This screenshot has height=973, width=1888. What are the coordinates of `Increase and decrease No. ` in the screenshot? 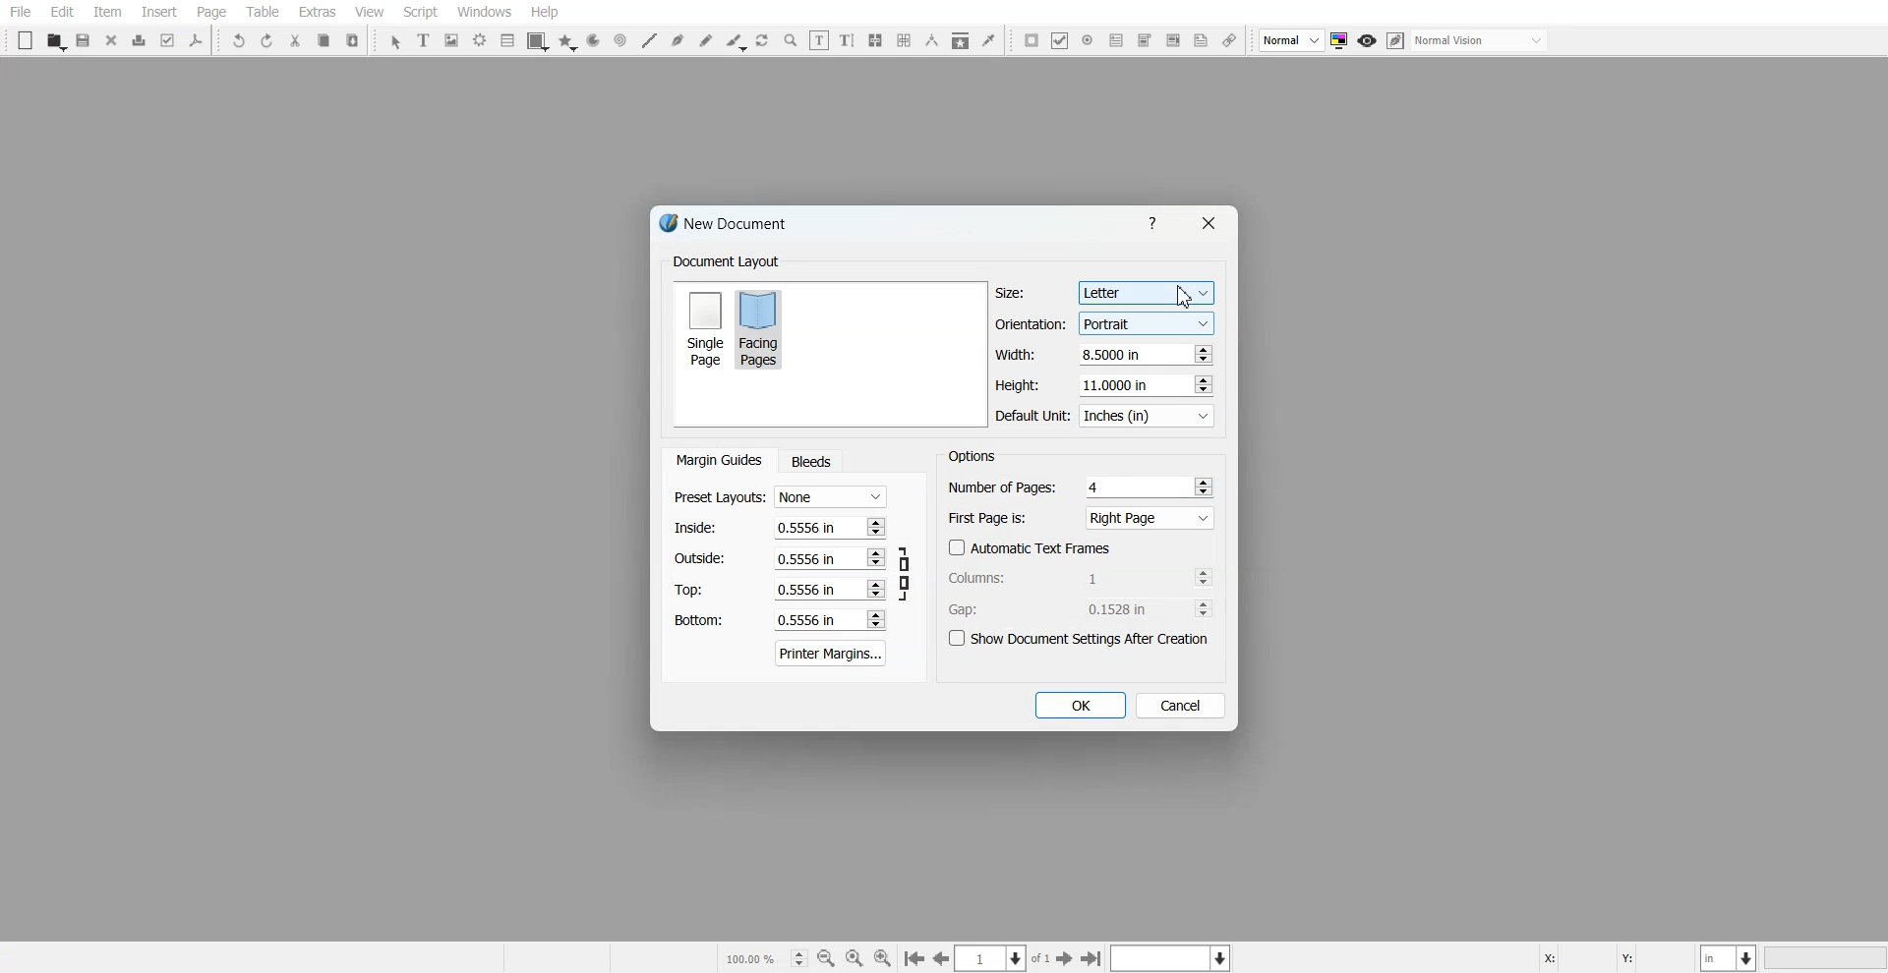 It's located at (874, 619).